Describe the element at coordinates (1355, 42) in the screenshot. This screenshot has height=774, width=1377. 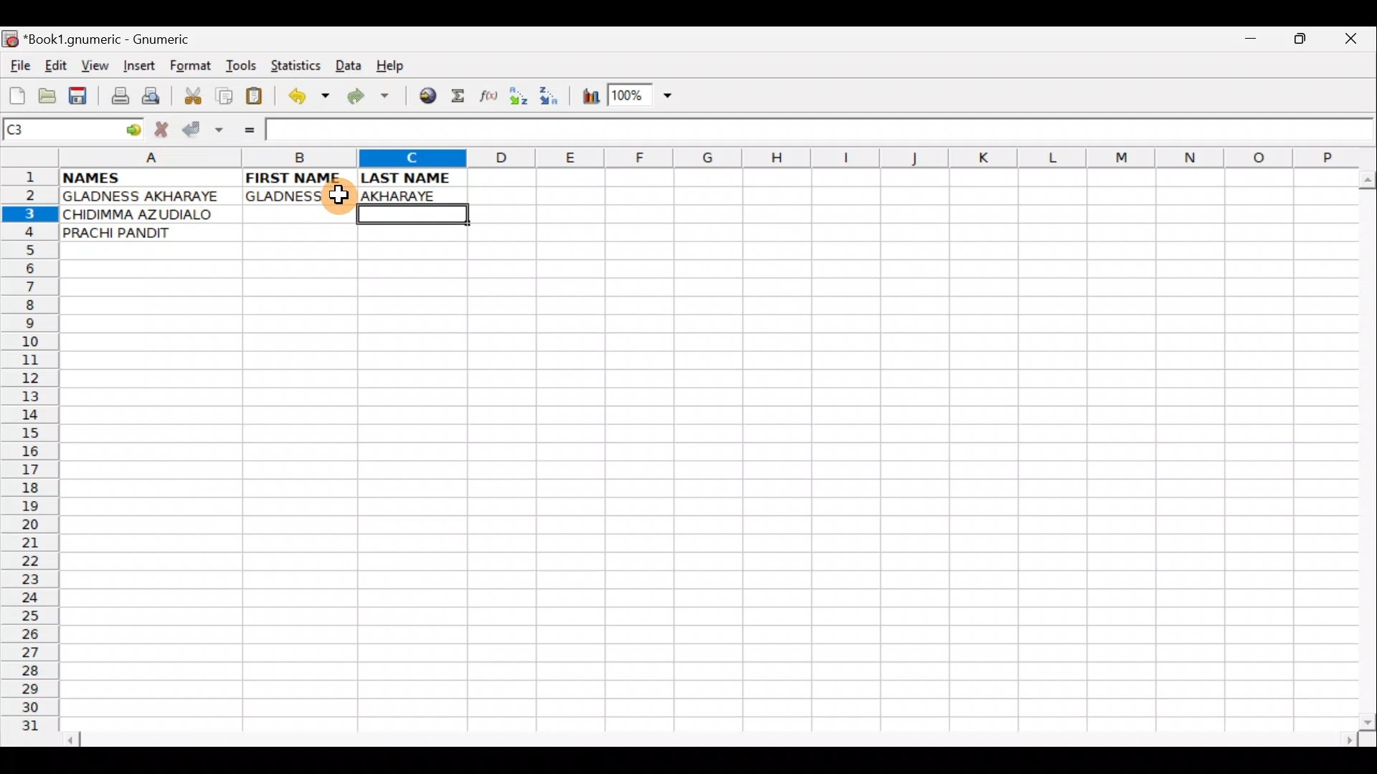
I see `Close` at that location.